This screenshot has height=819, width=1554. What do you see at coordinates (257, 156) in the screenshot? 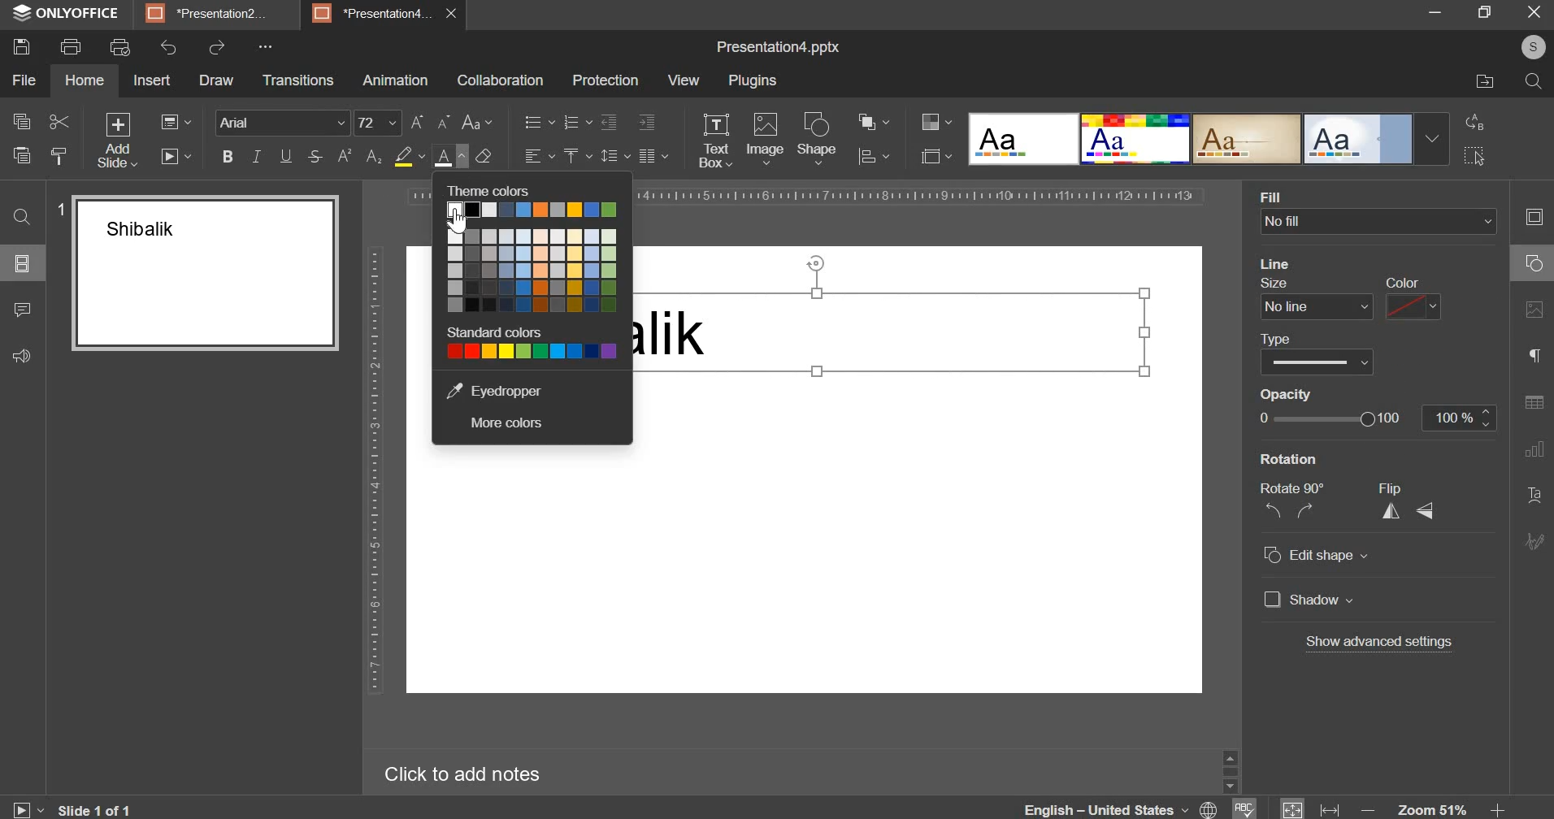
I see `italics` at bounding box center [257, 156].